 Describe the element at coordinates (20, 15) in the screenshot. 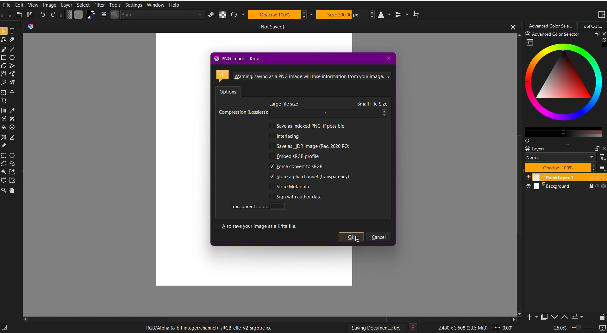

I see `Open` at that location.